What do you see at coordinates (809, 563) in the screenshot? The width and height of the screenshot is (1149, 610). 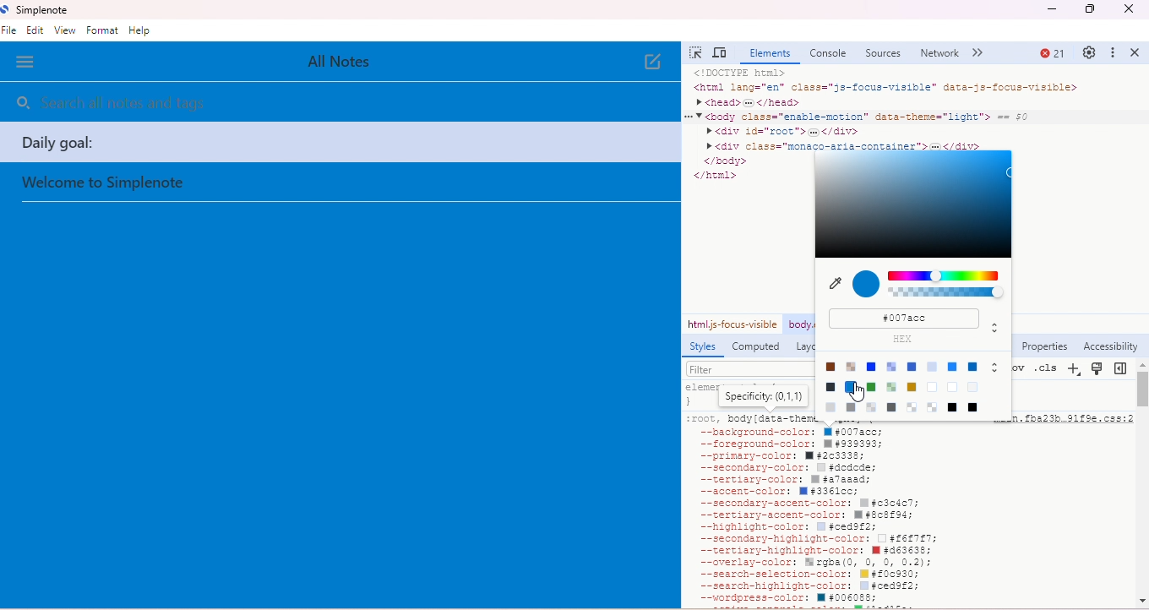 I see `overlay-color` at bounding box center [809, 563].